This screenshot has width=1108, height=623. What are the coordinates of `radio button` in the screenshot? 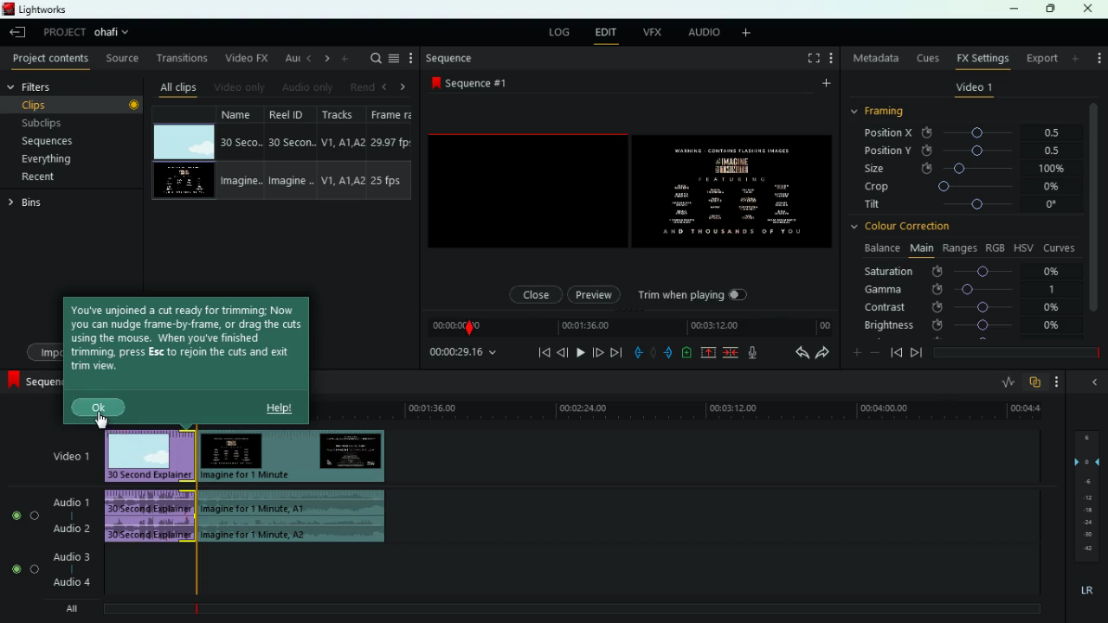 It's located at (22, 537).